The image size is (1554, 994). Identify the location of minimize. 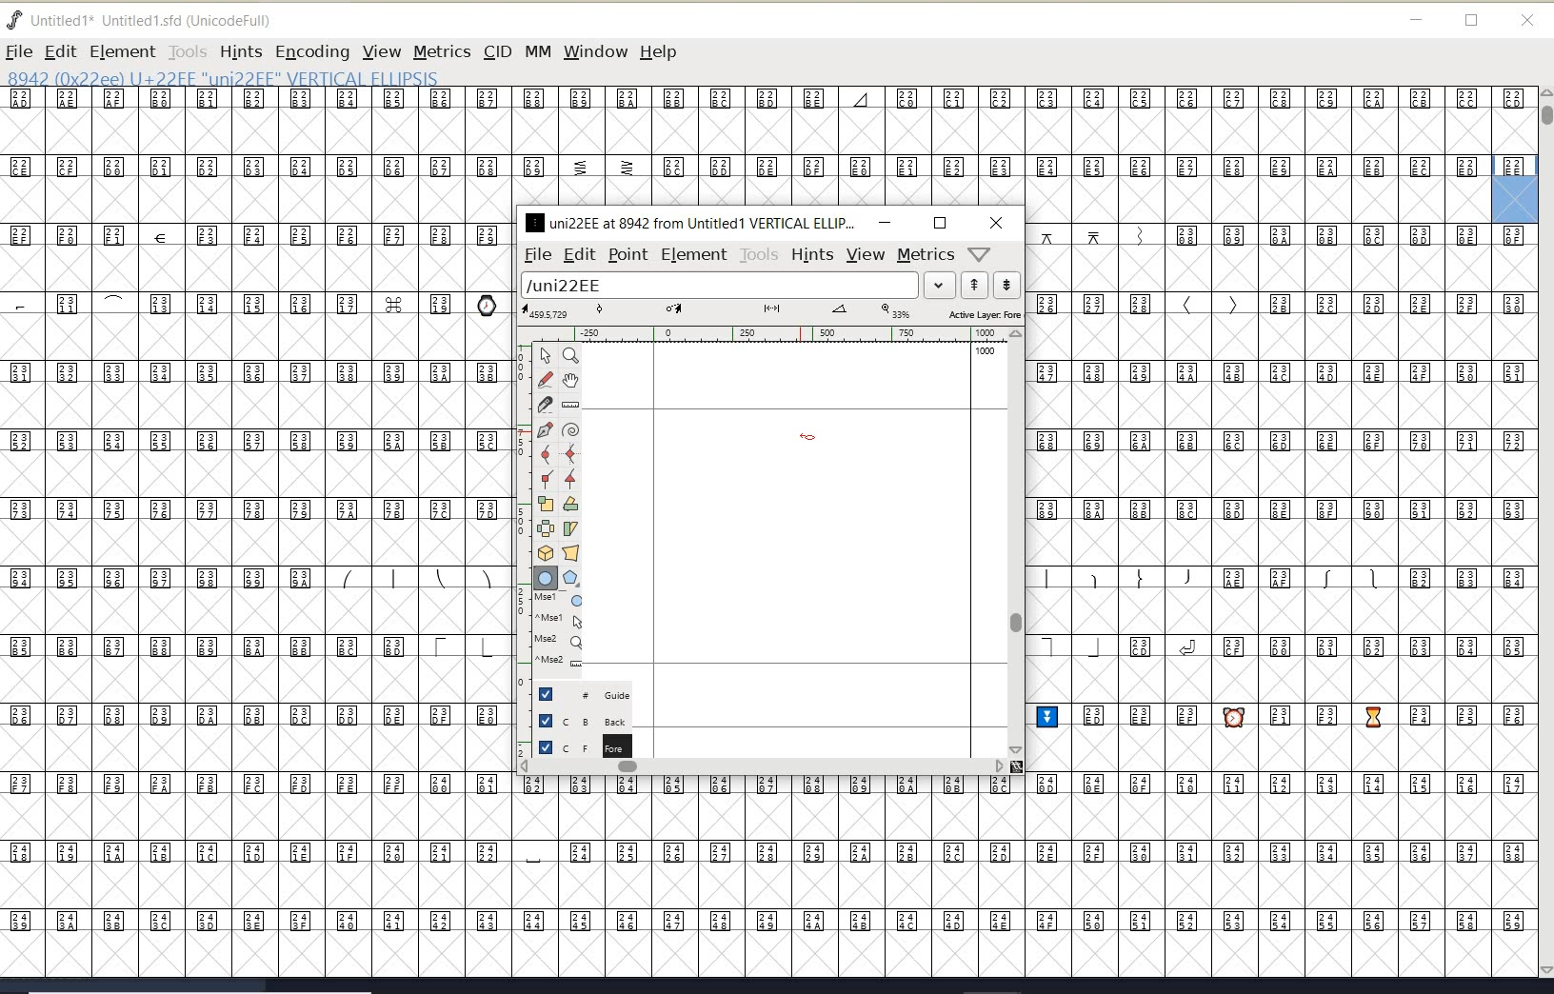
(885, 222).